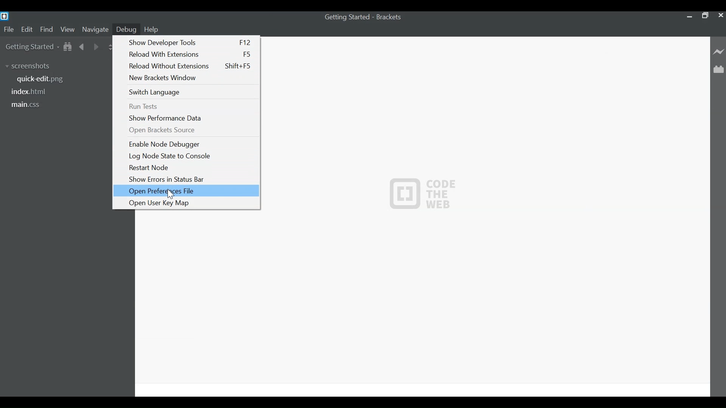 This screenshot has width=726, height=408. What do you see at coordinates (186, 191) in the screenshot?
I see `Open Preferences File` at bounding box center [186, 191].